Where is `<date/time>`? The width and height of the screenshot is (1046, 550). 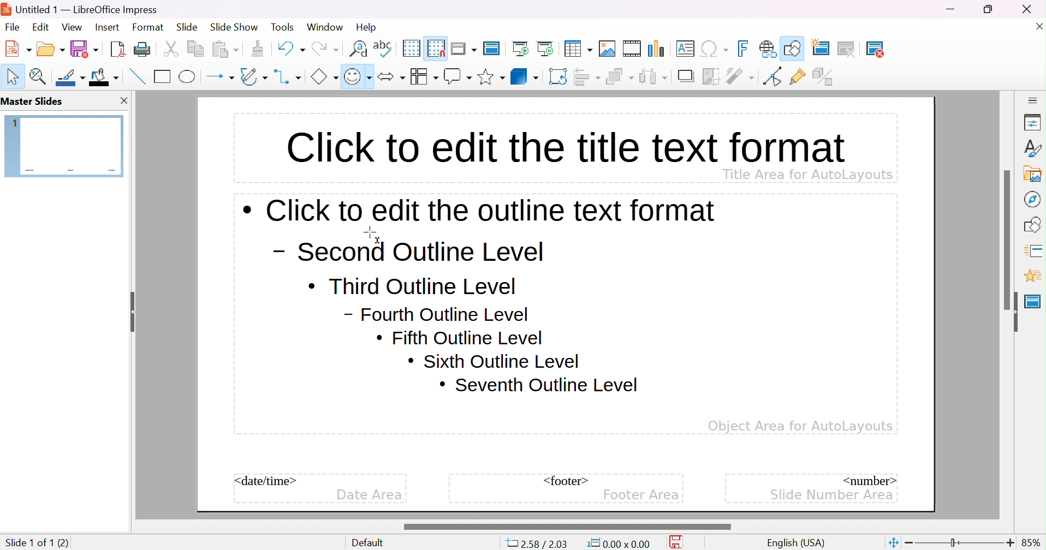 <date/time> is located at coordinates (266, 481).